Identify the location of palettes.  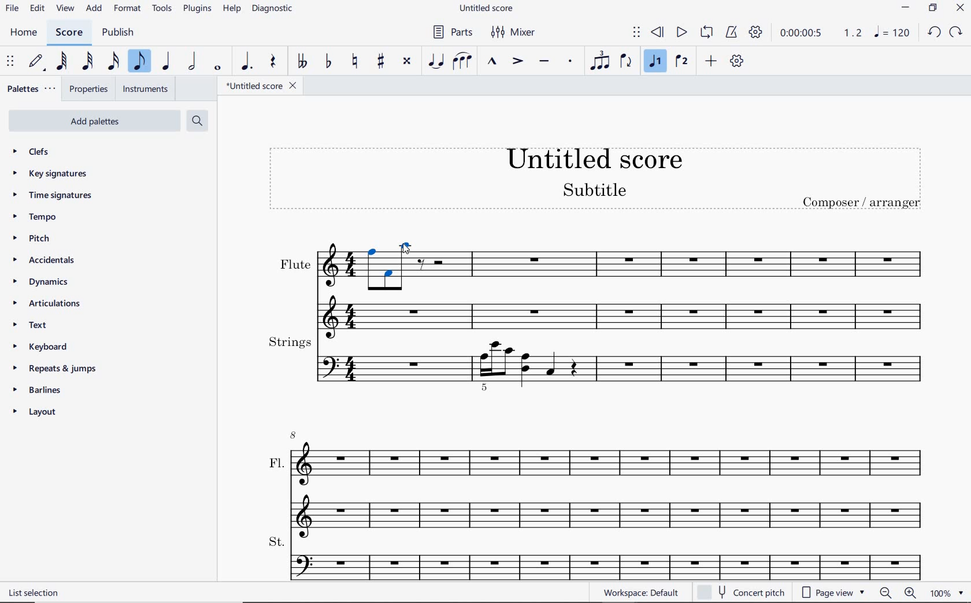
(32, 88).